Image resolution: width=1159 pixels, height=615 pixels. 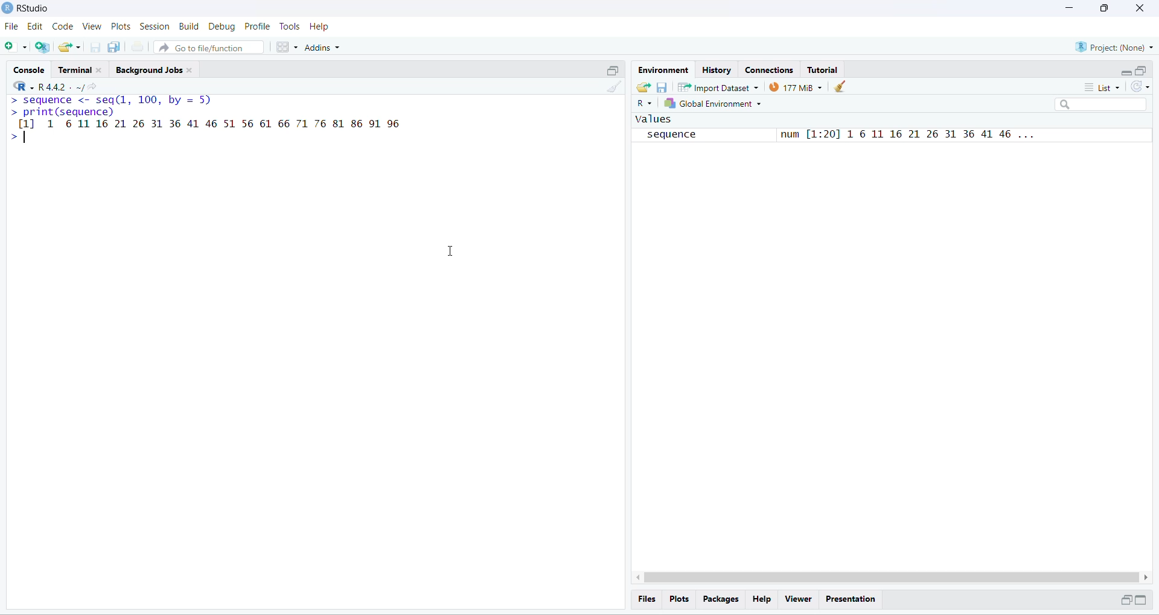 What do you see at coordinates (891, 577) in the screenshot?
I see `scroll bar` at bounding box center [891, 577].